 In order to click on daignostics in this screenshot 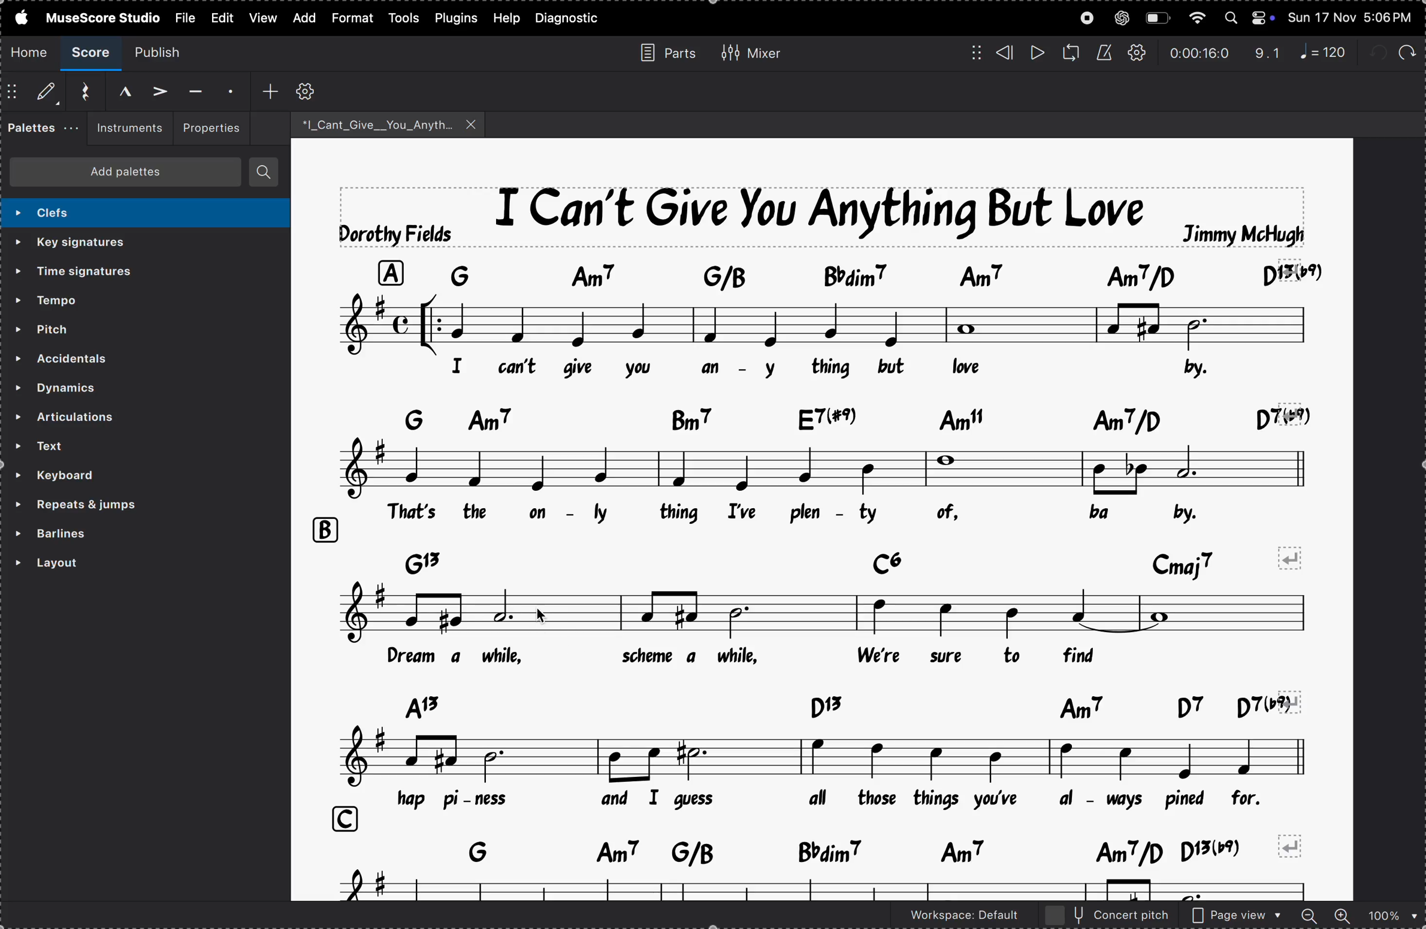, I will do `click(572, 19)`.